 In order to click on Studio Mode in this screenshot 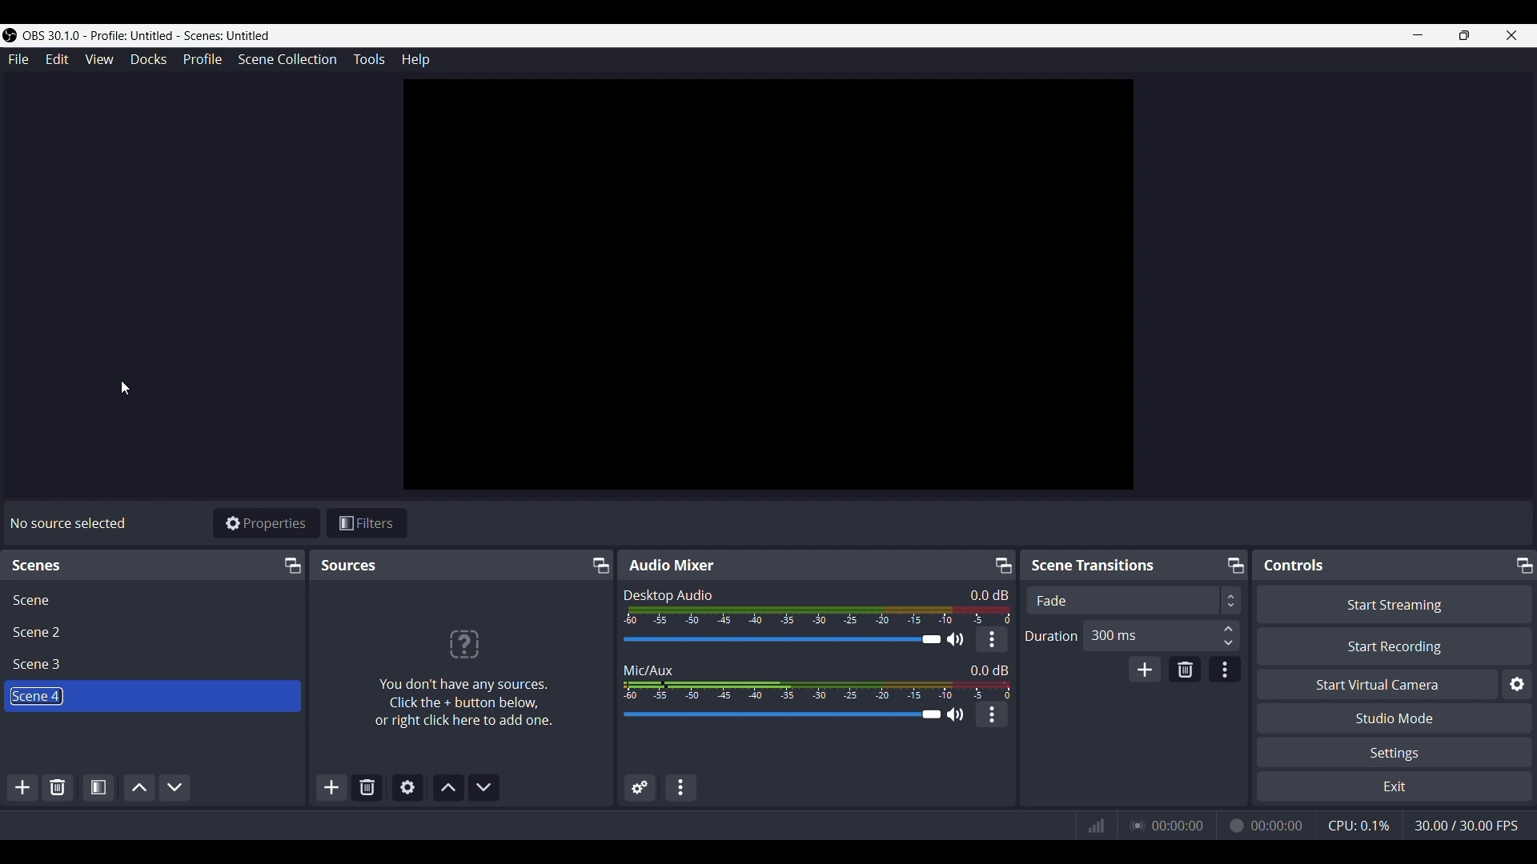, I will do `click(1395, 718)`.